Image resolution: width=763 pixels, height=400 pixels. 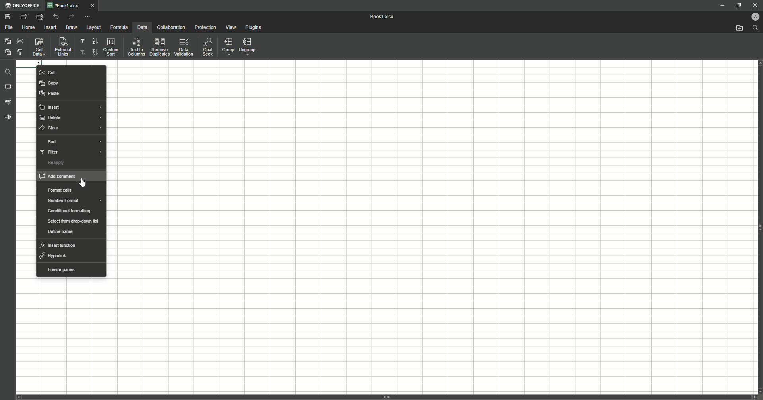 What do you see at coordinates (29, 62) in the screenshot?
I see `1` at bounding box center [29, 62].